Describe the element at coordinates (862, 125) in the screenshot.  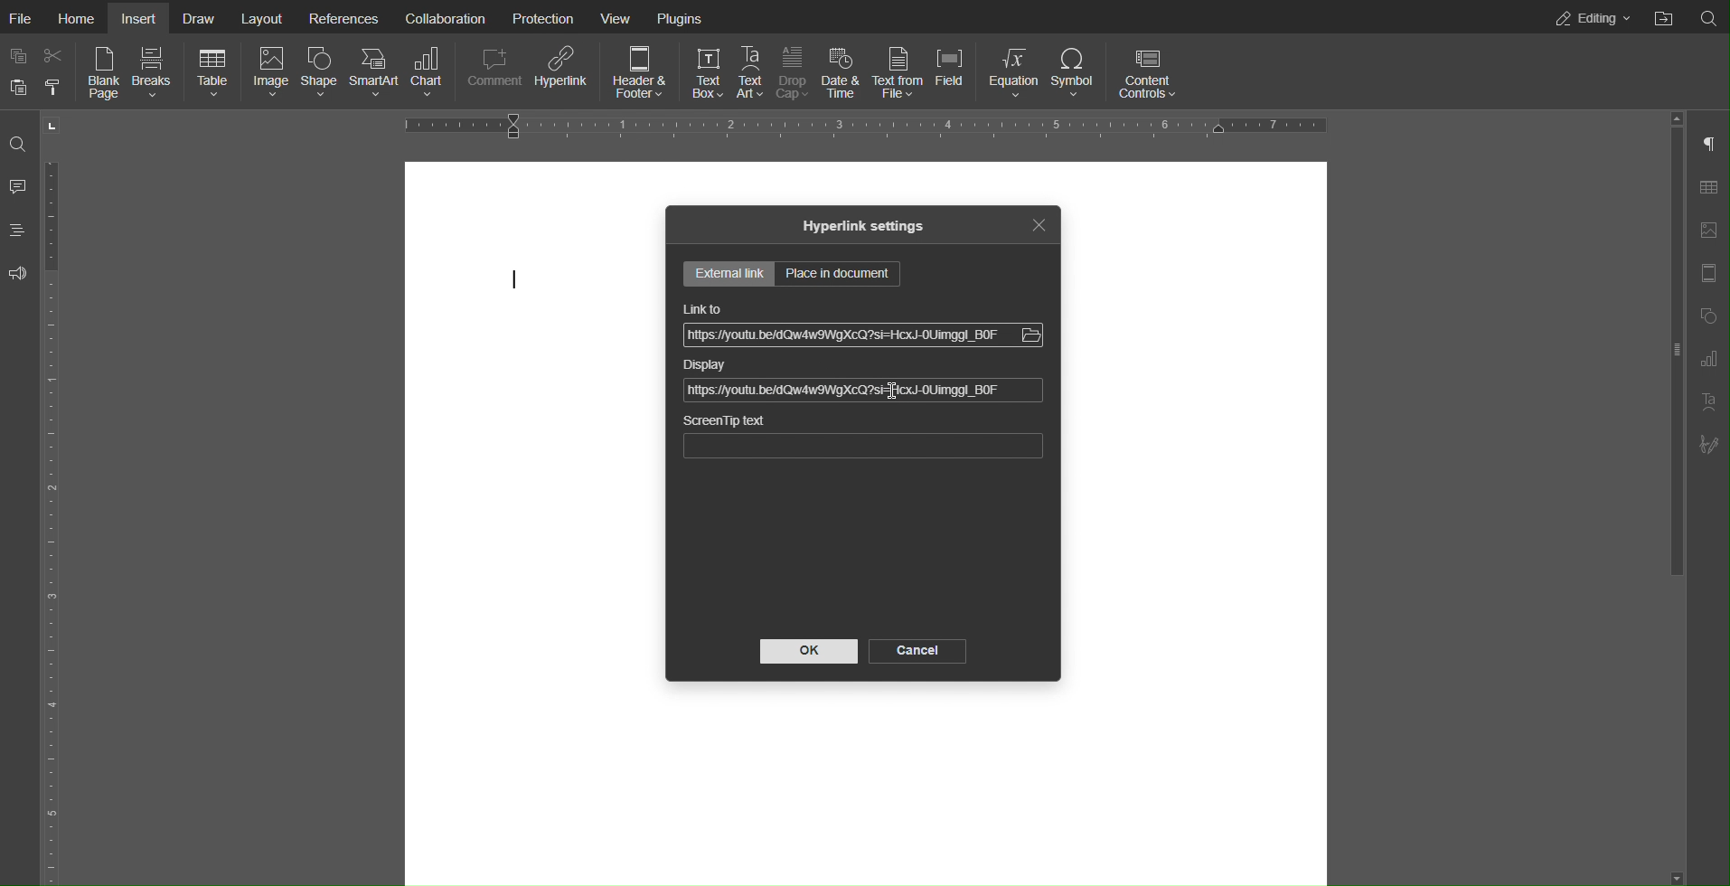
I see `Horizontal Ruler` at that location.